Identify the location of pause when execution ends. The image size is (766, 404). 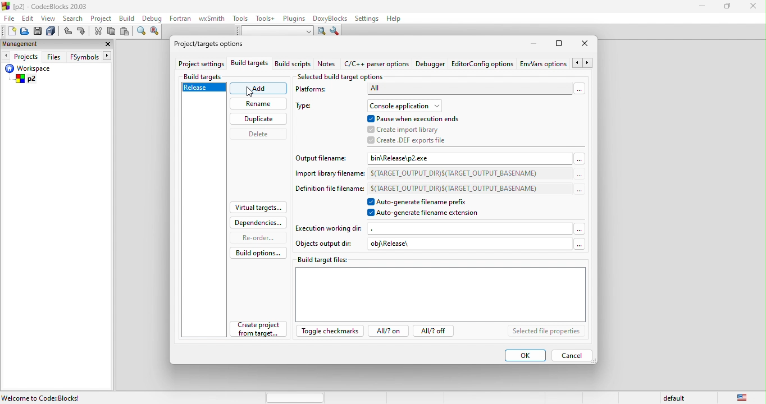
(413, 118).